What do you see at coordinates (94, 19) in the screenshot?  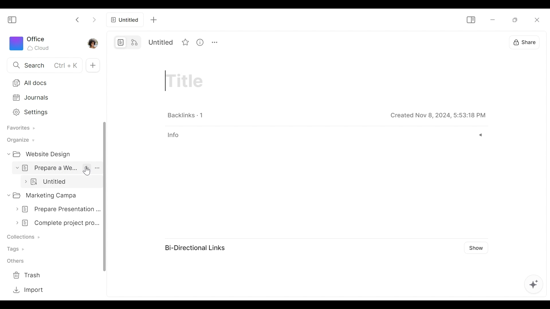 I see `Forward` at bounding box center [94, 19].